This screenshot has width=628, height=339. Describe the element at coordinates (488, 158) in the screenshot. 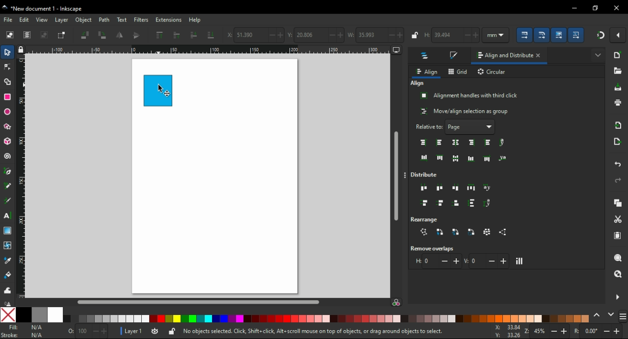

I see `align top edge of objects to bottom edge of anchor` at that location.